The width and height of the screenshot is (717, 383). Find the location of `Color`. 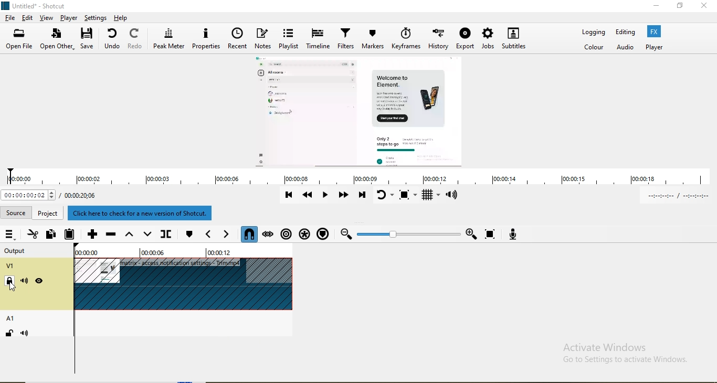

Color is located at coordinates (594, 47).